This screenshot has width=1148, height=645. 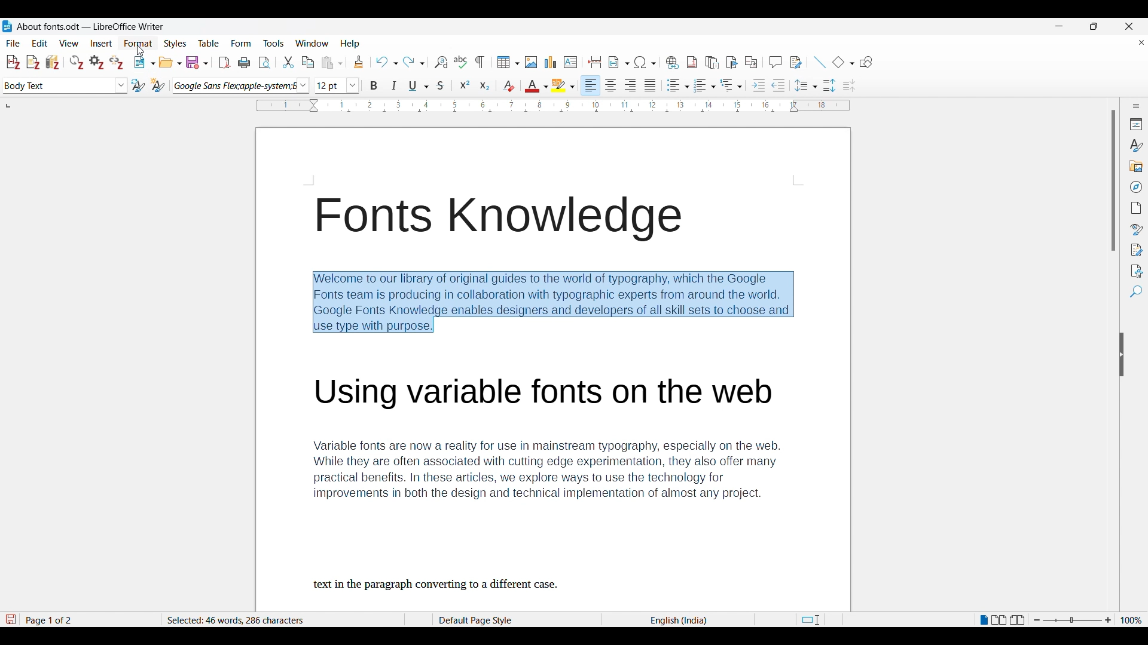 What do you see at coordinates (552, 302) in the screenshot?
I see `Paragraph selected by cursor` at bounding box center [552, 302].